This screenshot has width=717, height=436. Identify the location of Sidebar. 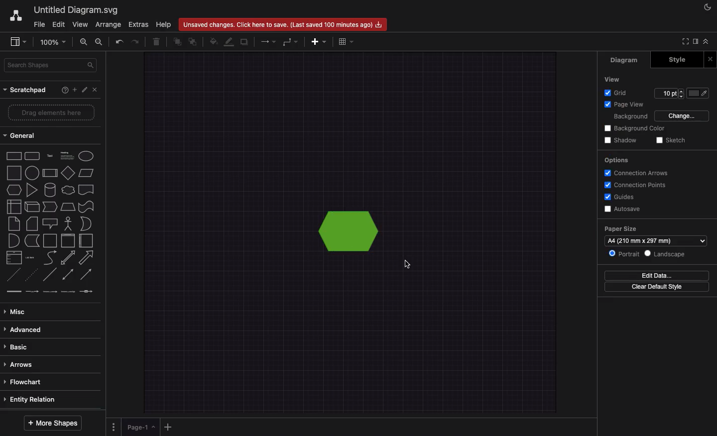
(695, 41).